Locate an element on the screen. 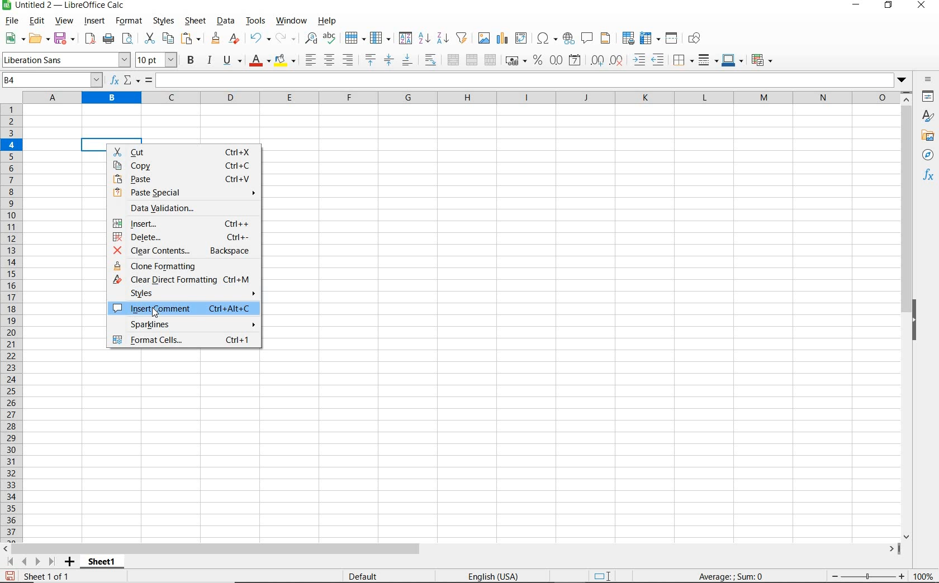  window is located at coordinates (290, 21).